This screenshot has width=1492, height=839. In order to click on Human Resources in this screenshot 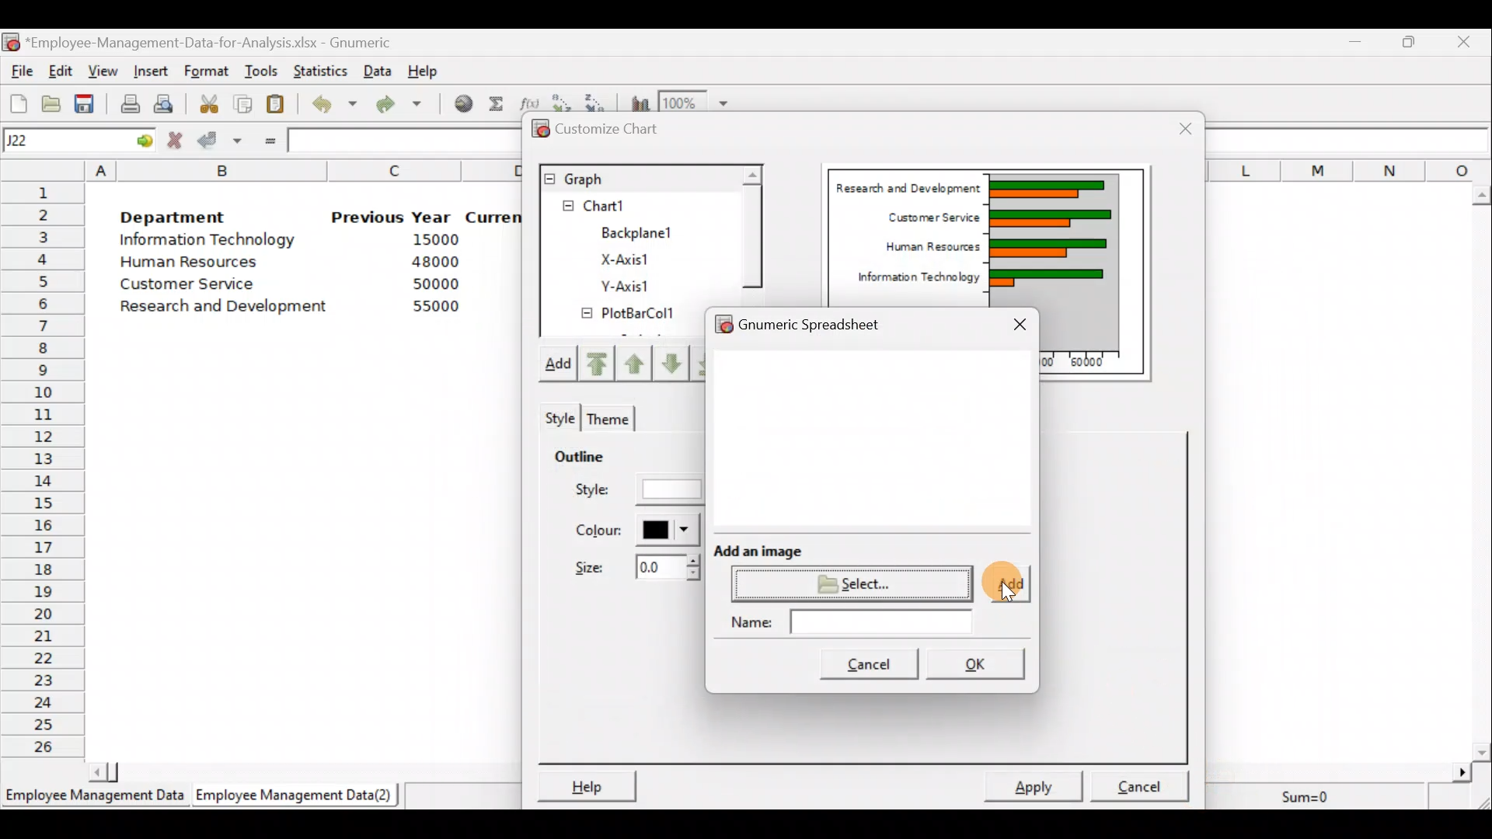, I will do `click(200, 263)`.